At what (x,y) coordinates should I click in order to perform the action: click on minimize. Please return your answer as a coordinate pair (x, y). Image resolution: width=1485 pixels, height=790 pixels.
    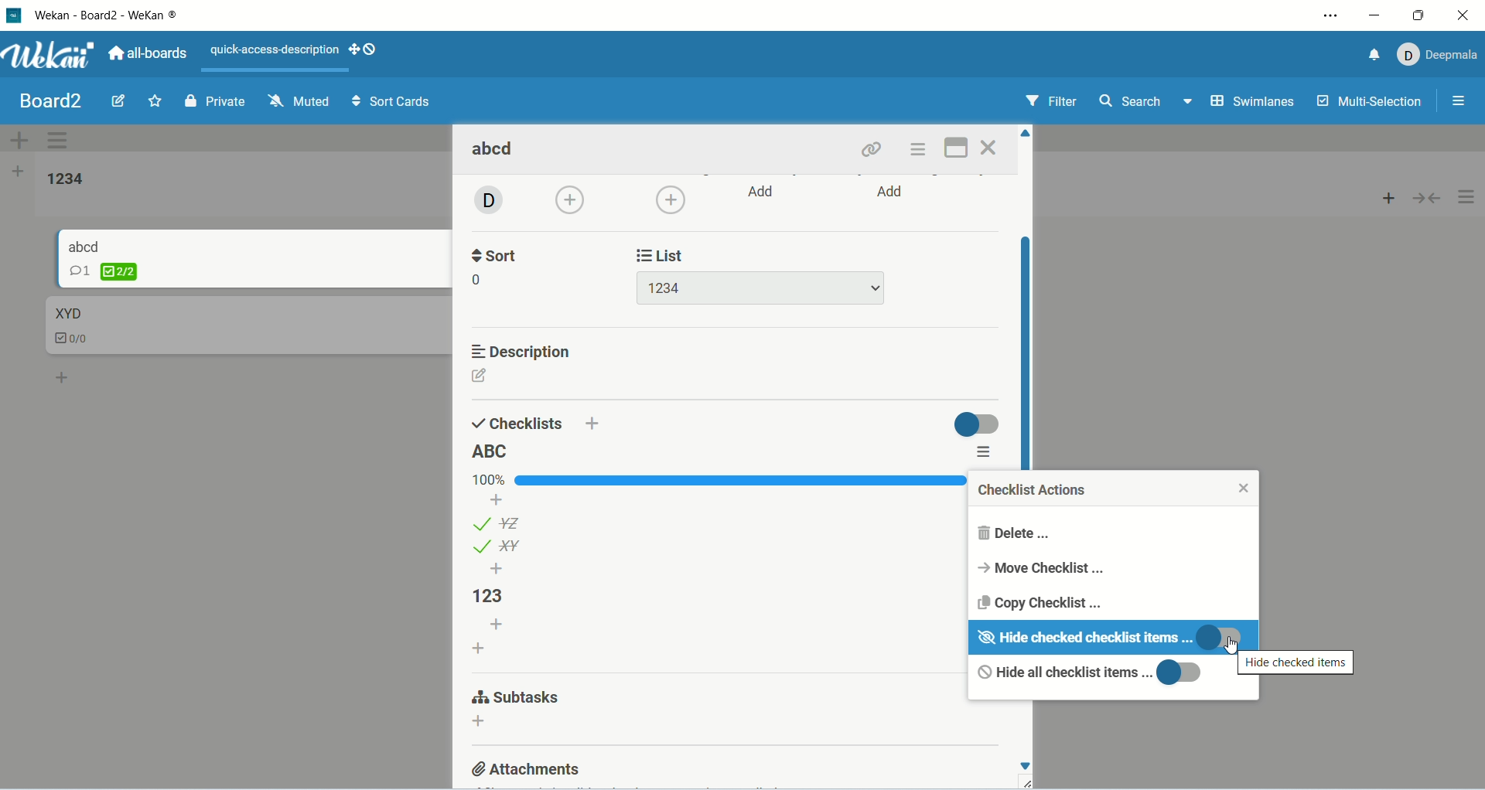
    Looking at the image, I should click on (1377, 19).